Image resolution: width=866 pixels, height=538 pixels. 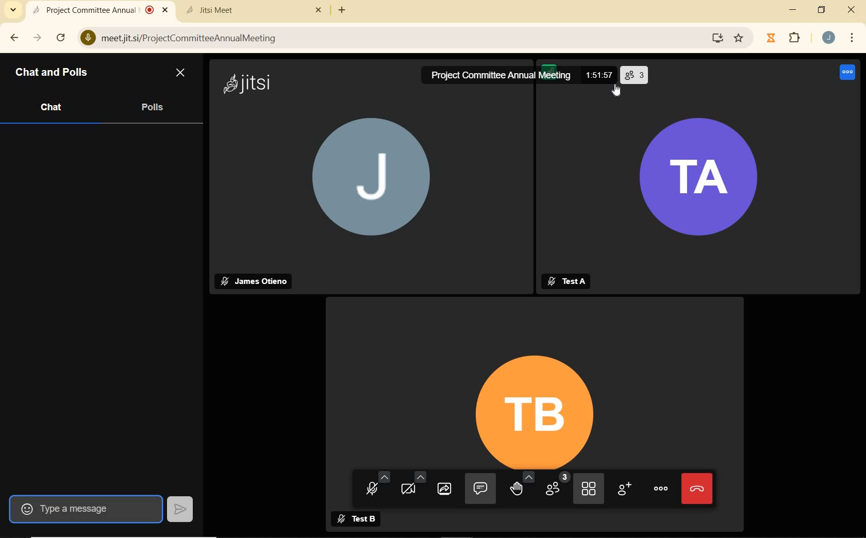 What do you see at coordinates (851, 37) in the screenshot?
I see `customize and control google chrome ` at bounding box center [851, 37].